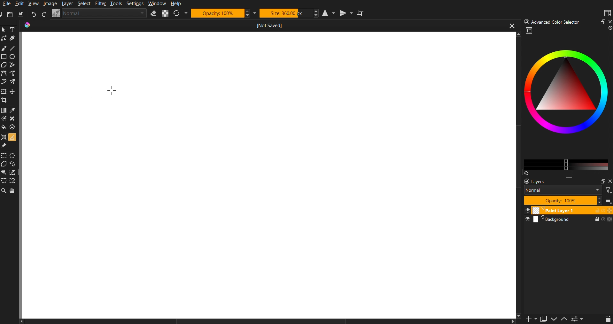 The height and width of the screenshot is (324, 613). I want to click on Ruler Tool, so click(12, 136).